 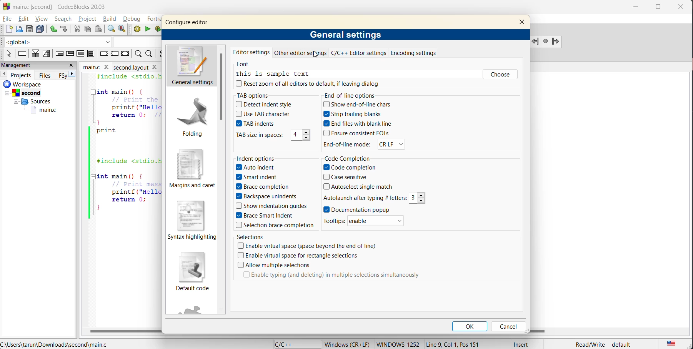 What do you see at coordinates (265, 215) in the screenshot?
I see `Brace Smart indent` at bounding box center [265, 215].